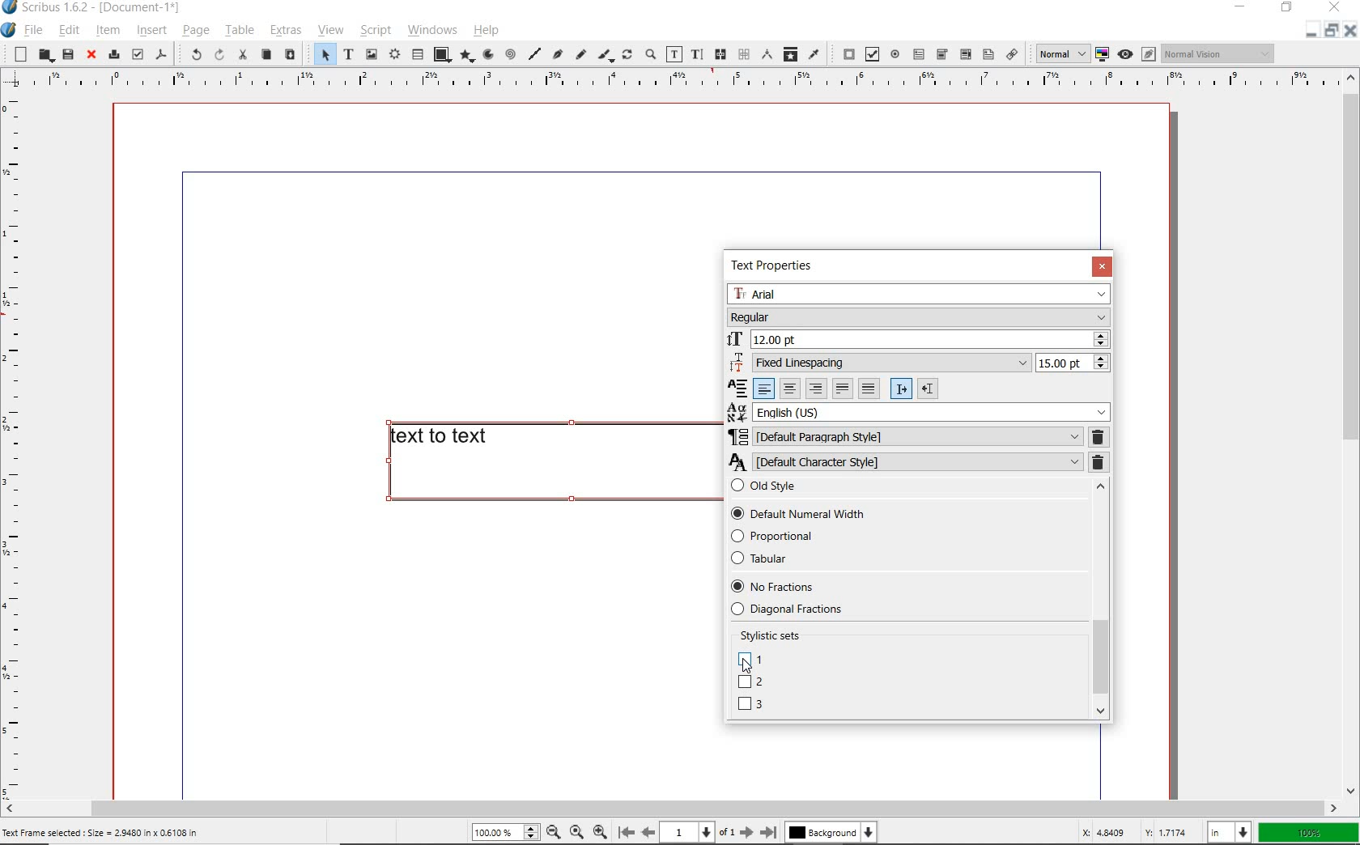  What do you see at coordinates (748, 681) in the screenshot?
I see `DEFAULT NUMBERS` at bounding box center [748, 681].